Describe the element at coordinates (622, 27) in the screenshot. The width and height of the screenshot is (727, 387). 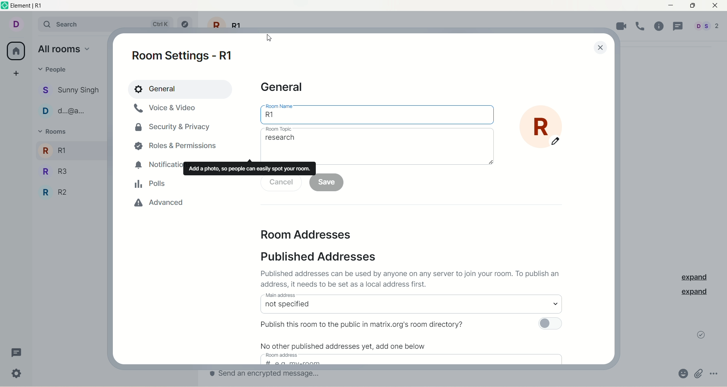
I see `video call` at that location.